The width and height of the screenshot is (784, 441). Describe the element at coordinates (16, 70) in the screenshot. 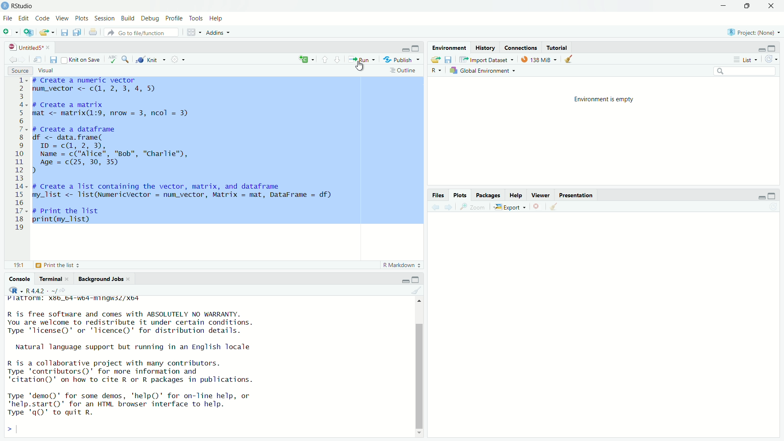

I see `Source.` at that location.